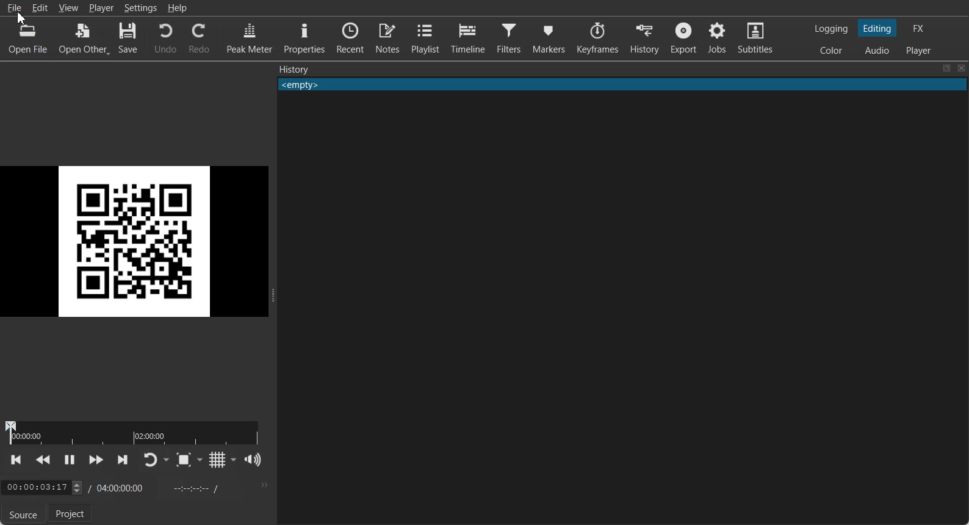 Image resolution: width=969 pixels, height=525 pixels. I want to click on Recent, so click(350, 37).